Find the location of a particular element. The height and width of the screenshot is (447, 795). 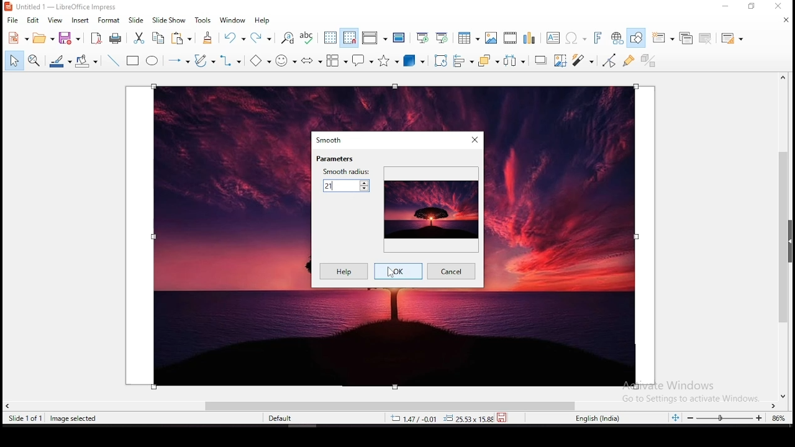

cancel is located at coordinates (453, 272).